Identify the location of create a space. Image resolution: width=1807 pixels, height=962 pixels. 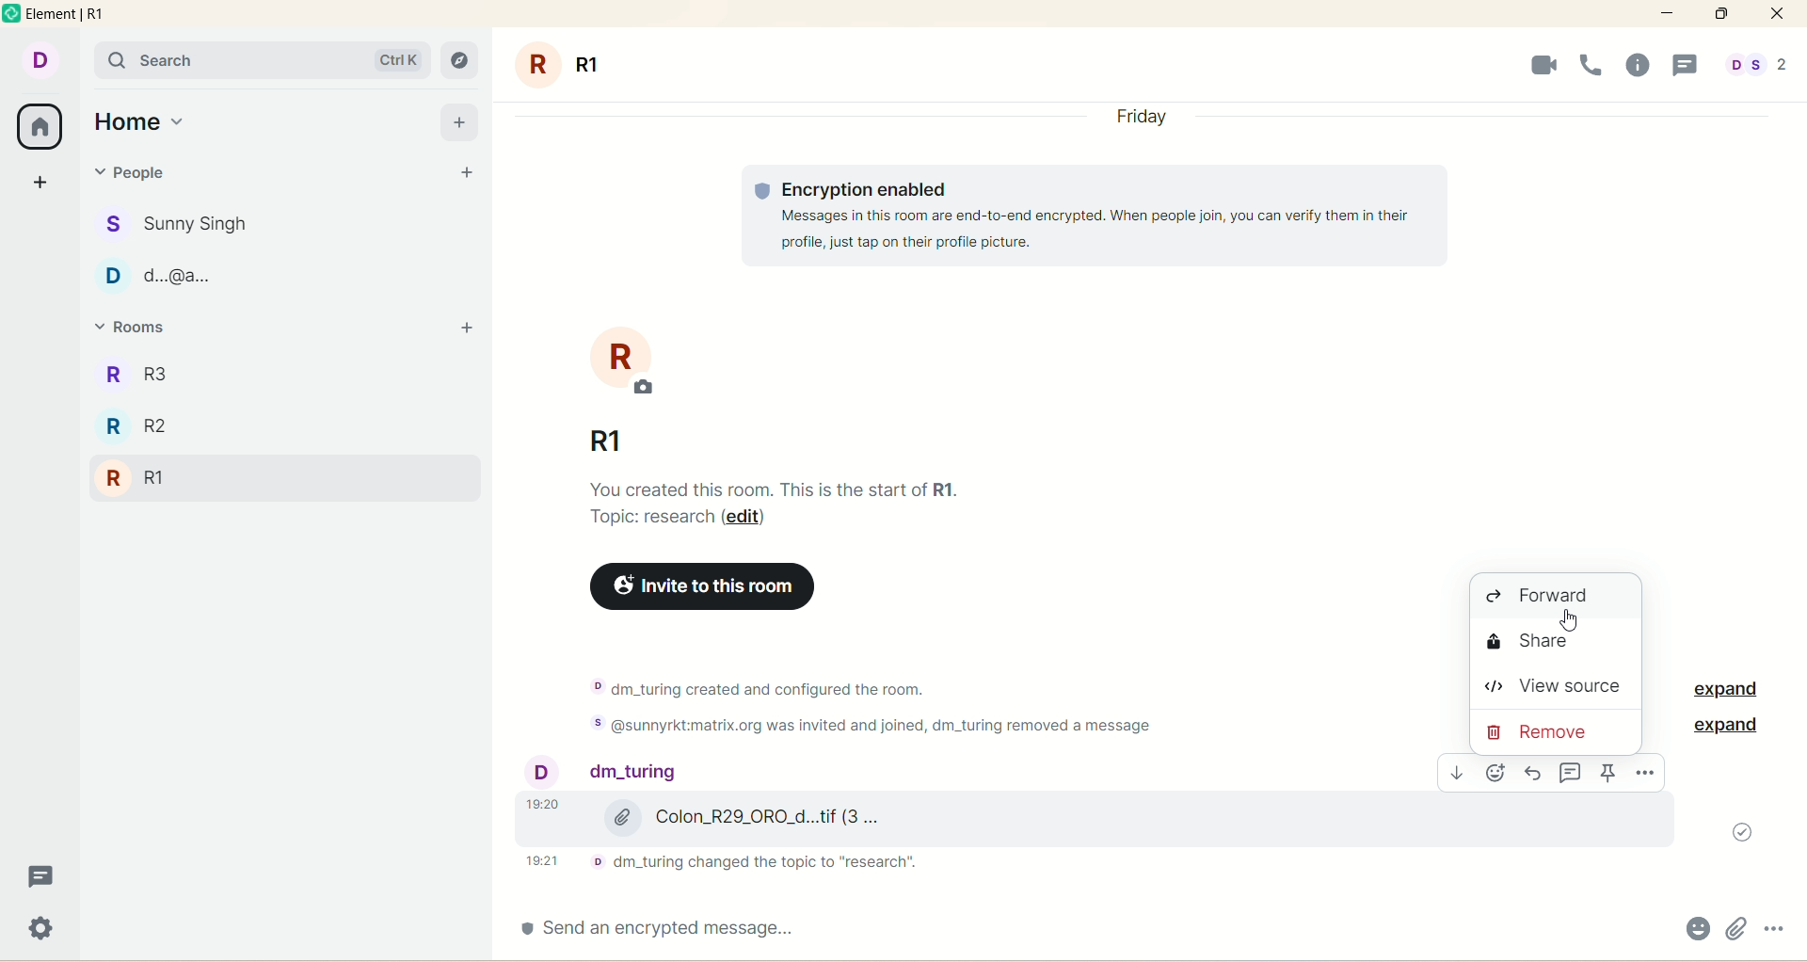
(43, 178).